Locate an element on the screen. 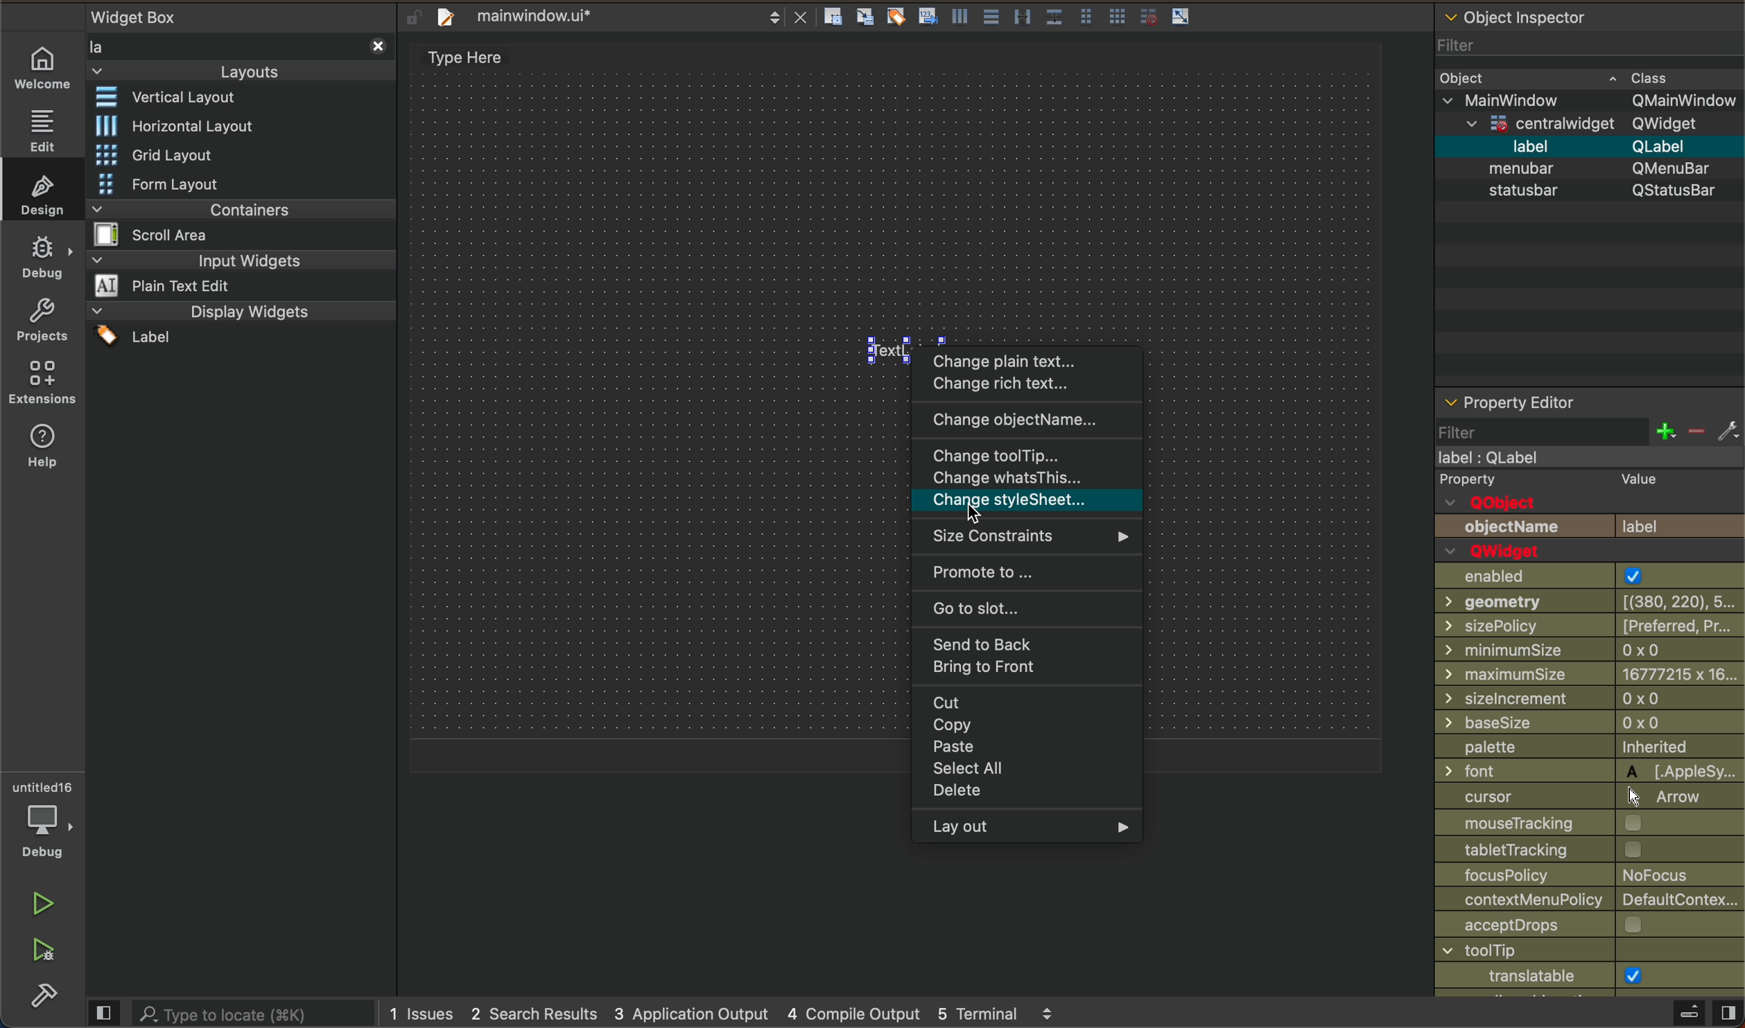 Image resolution: width=1745 pixels, height=1028 pixels. layout actions is located at coordinates (1021, 15).